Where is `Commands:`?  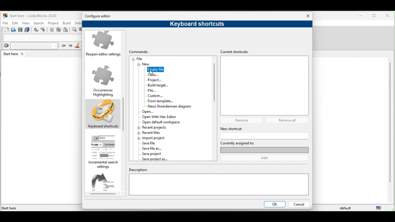 Commands: is located at coordinates (142, 52).